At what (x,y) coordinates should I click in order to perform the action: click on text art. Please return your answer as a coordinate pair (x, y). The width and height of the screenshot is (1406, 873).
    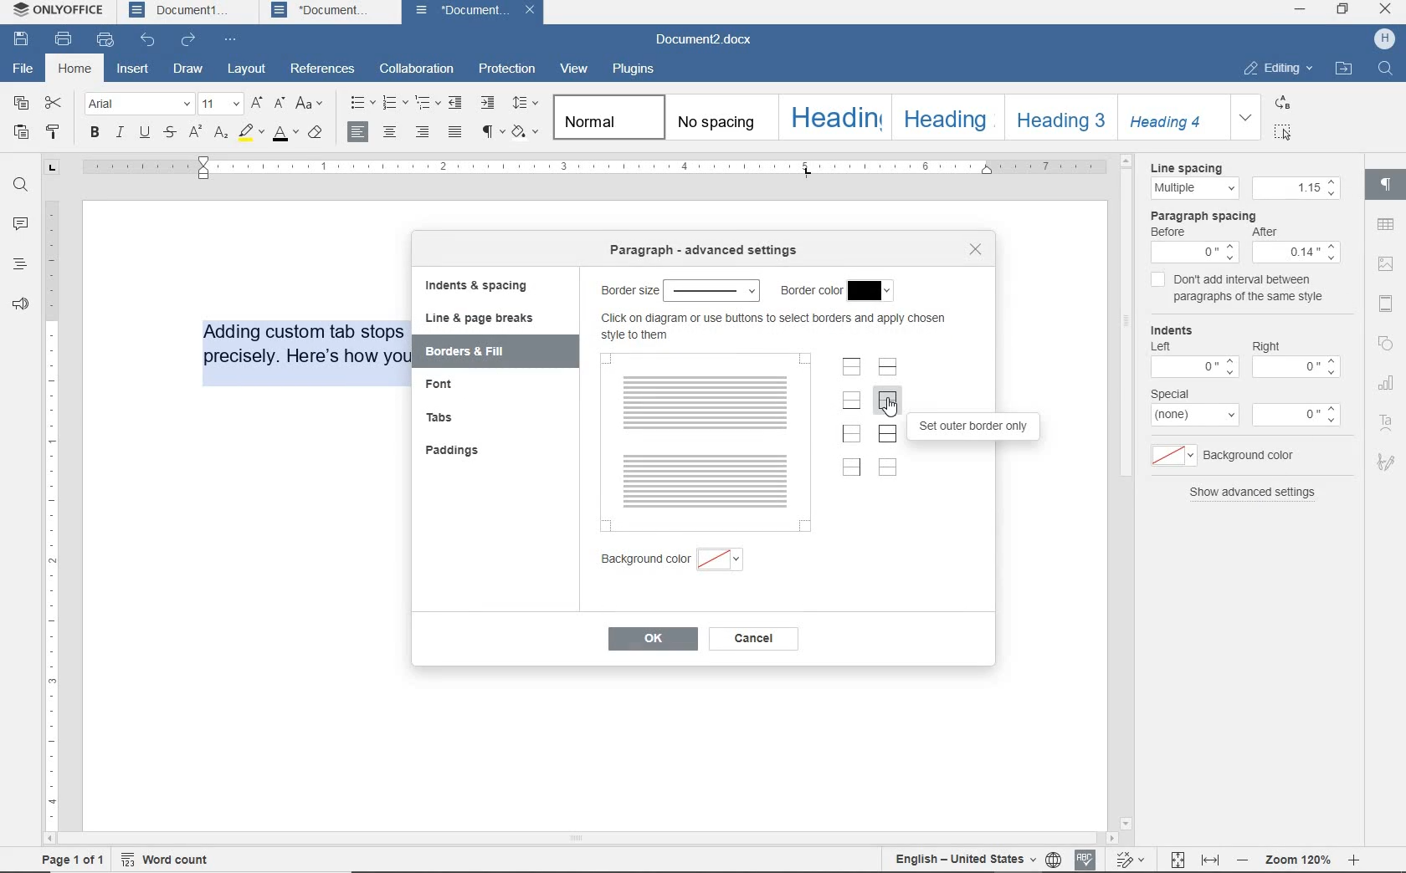
    Looking at the image, I should click on (1388, 416).